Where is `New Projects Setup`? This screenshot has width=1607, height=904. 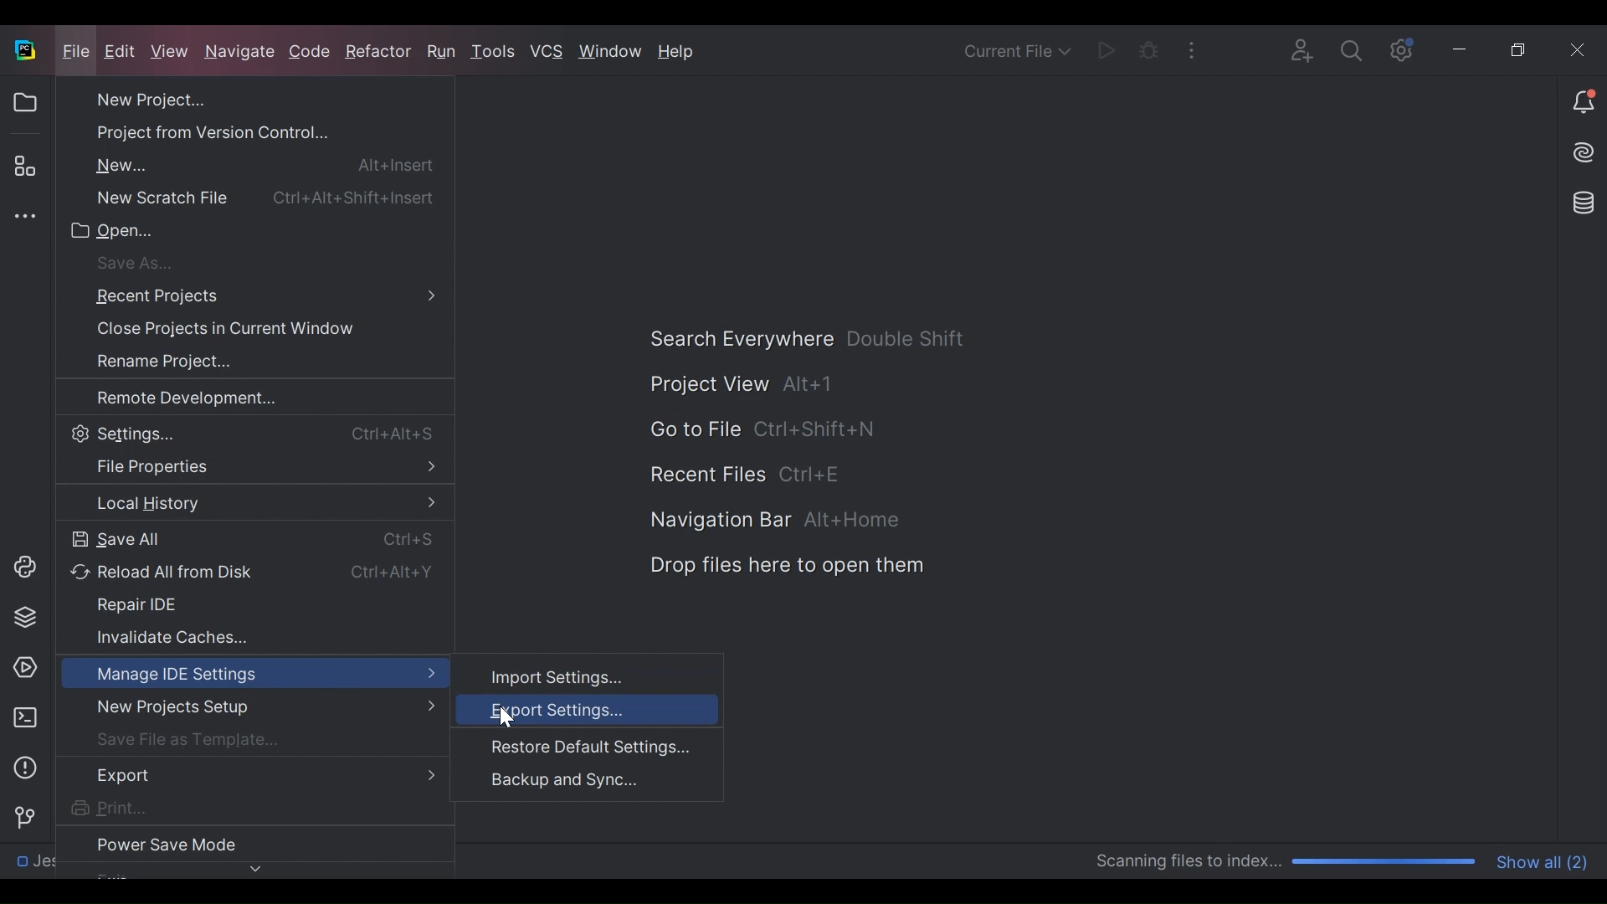
New Projects Setup is located at coordinates (247, 709).